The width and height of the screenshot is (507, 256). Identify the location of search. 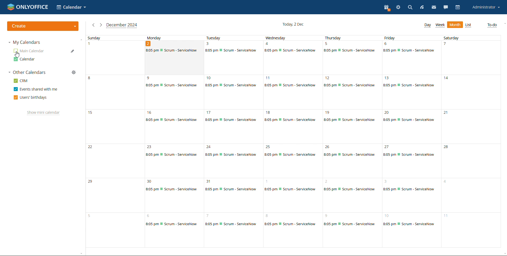
(410, 8).